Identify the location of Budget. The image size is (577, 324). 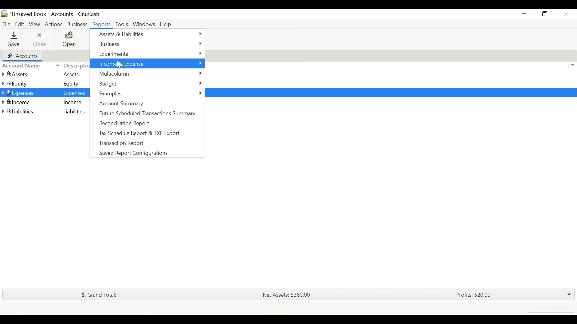
(147, 83).